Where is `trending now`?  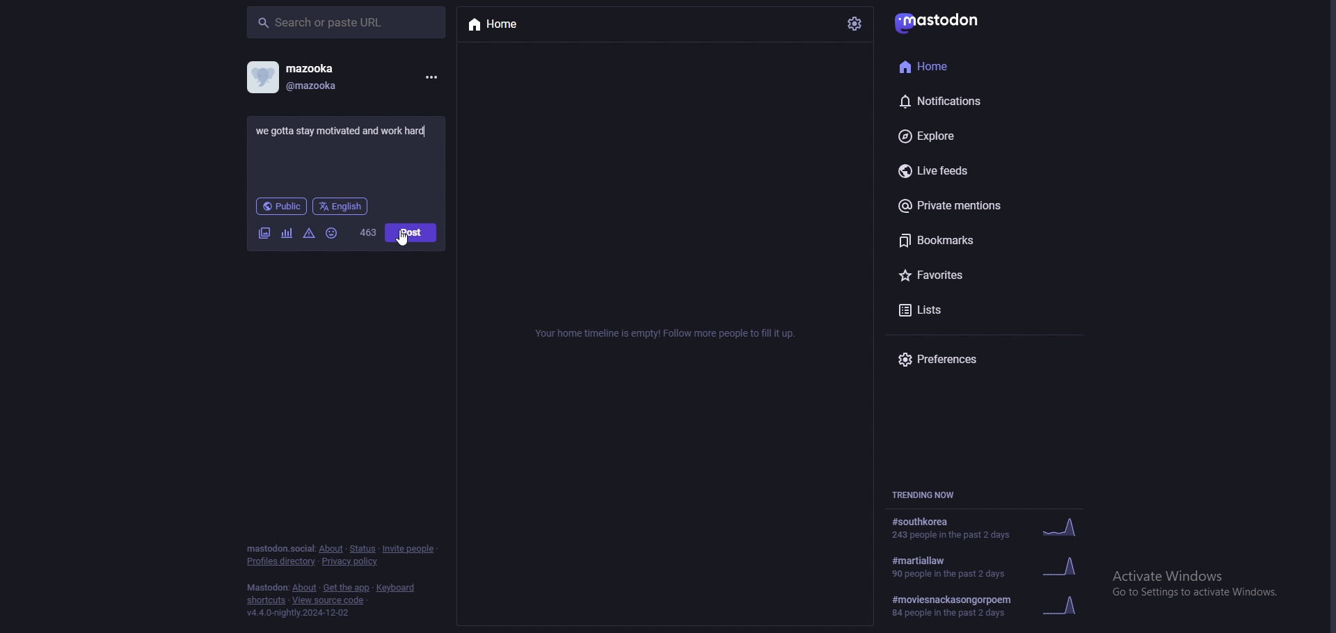 trending now is located at coordinates (928, 495).